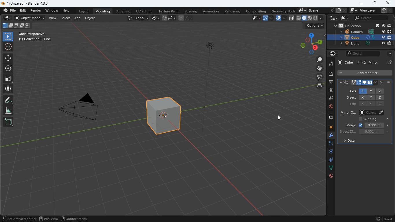 The height and width of the screenshot is (222, 395). What do you see at coordinates (146, 11) in the screenshot?
I see `uv editing` at bounding box center [146, 11].